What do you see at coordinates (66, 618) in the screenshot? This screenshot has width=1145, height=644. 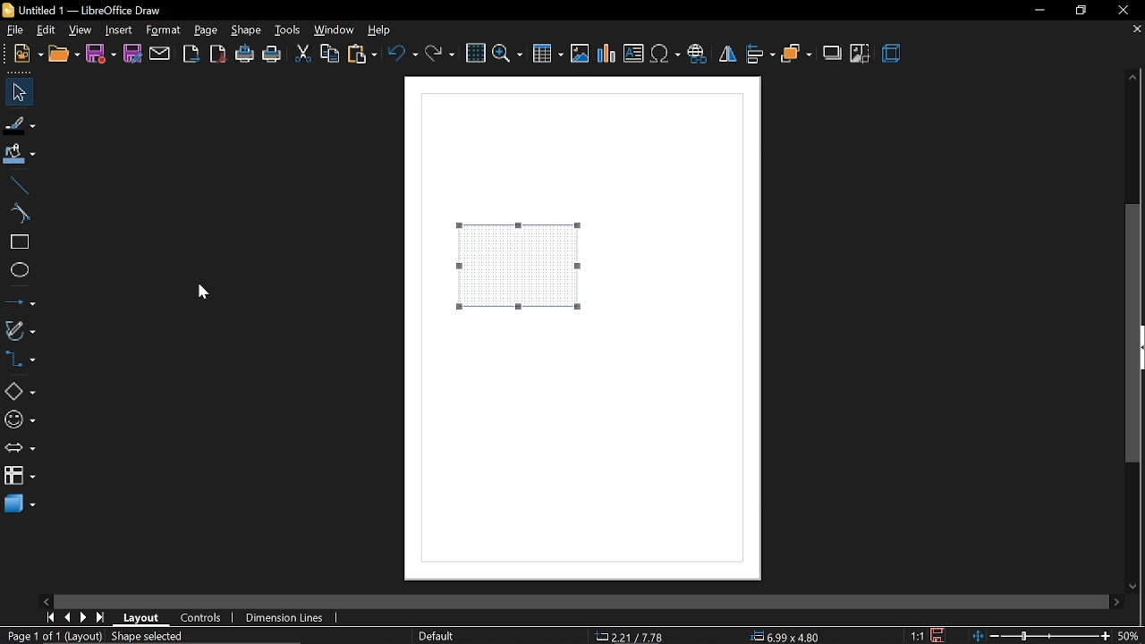 I see `previous page` at bounding box center [66, 618].